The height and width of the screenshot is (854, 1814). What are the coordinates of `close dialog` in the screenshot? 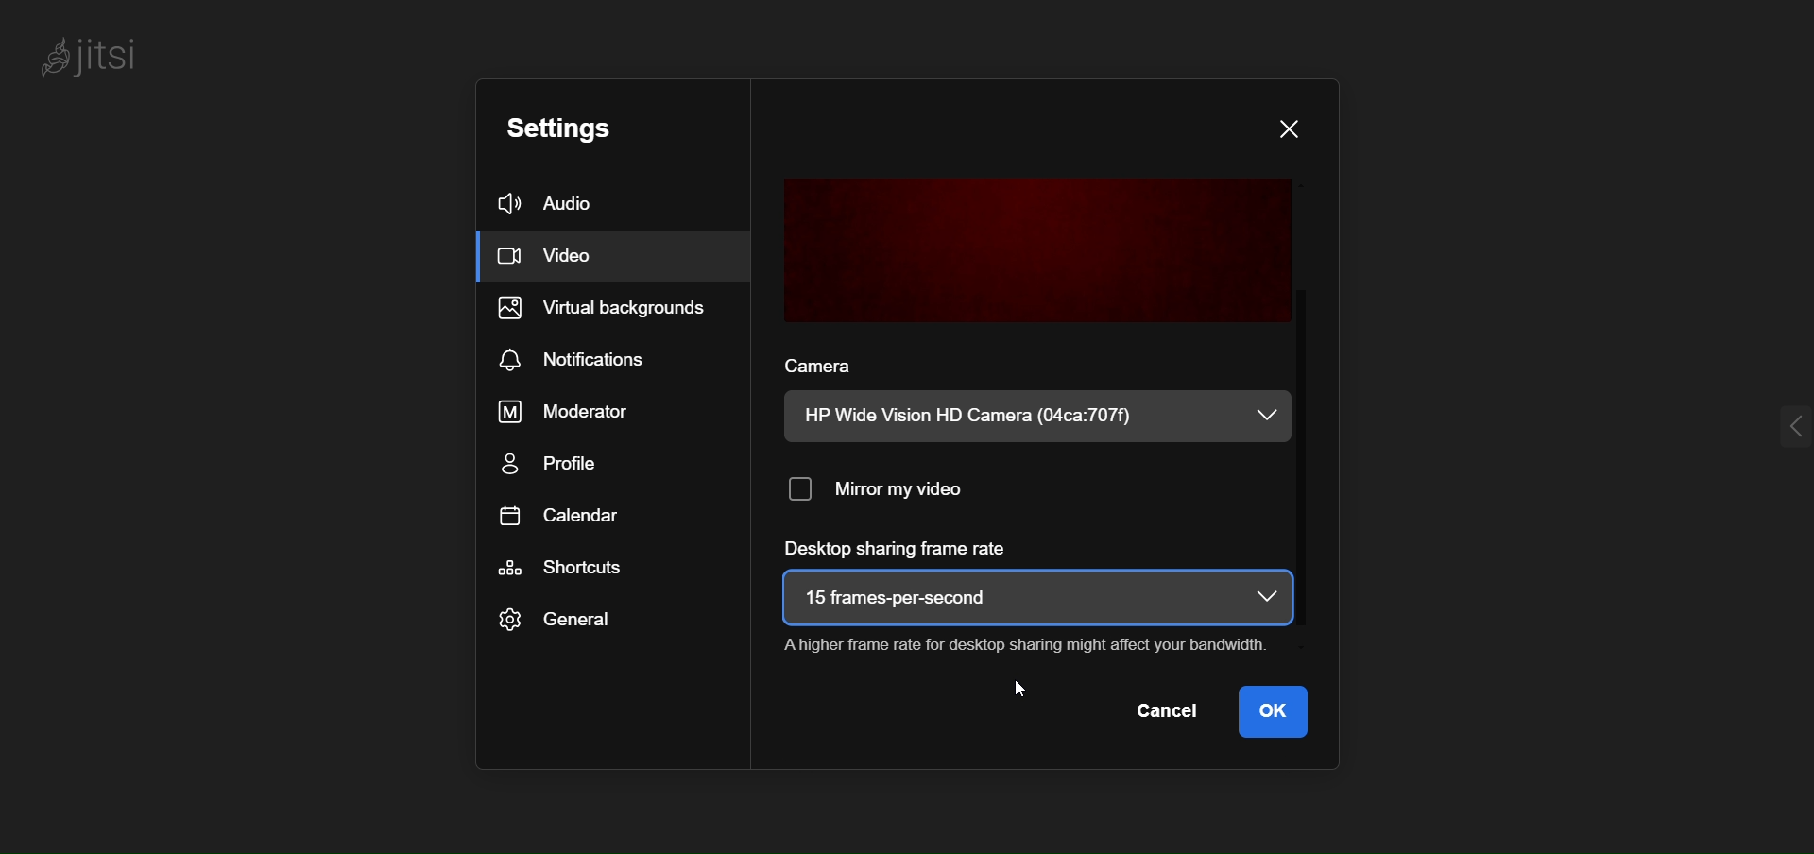 It's located at (1293, 128).